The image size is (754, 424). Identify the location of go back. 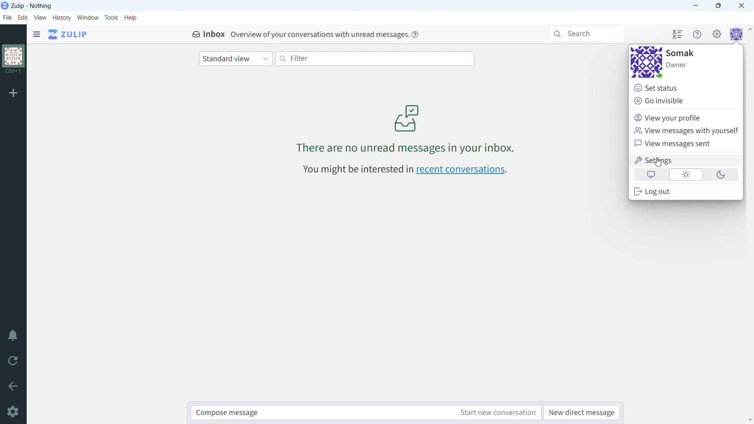
(13, 385).